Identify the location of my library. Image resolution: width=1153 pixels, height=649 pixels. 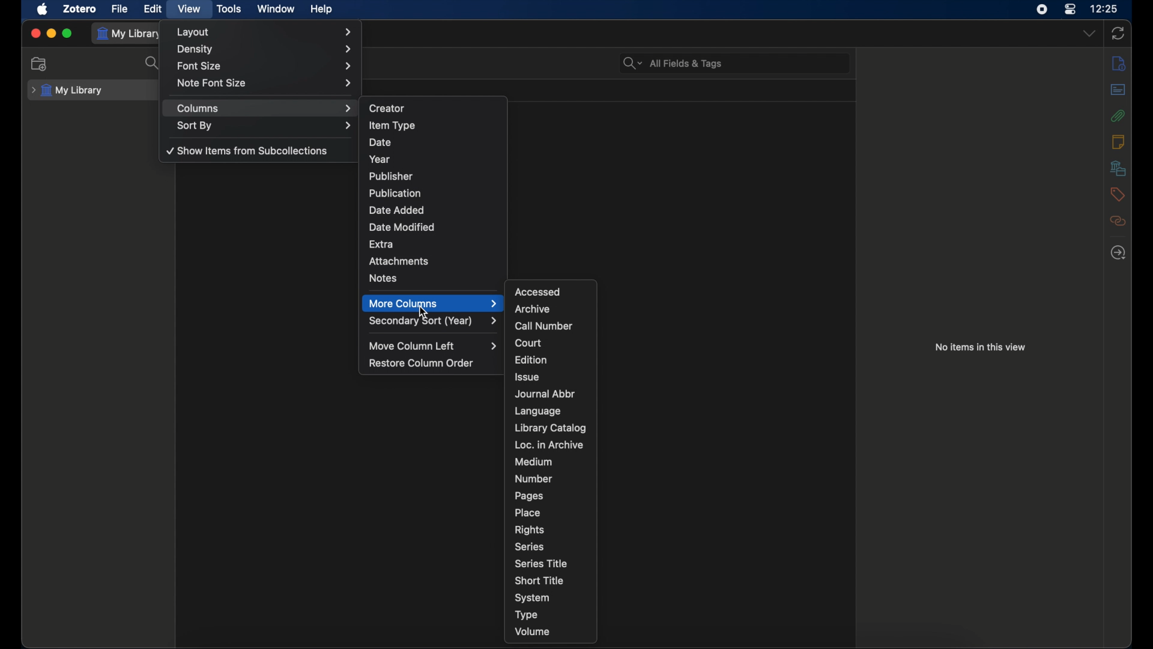
(131, 34).